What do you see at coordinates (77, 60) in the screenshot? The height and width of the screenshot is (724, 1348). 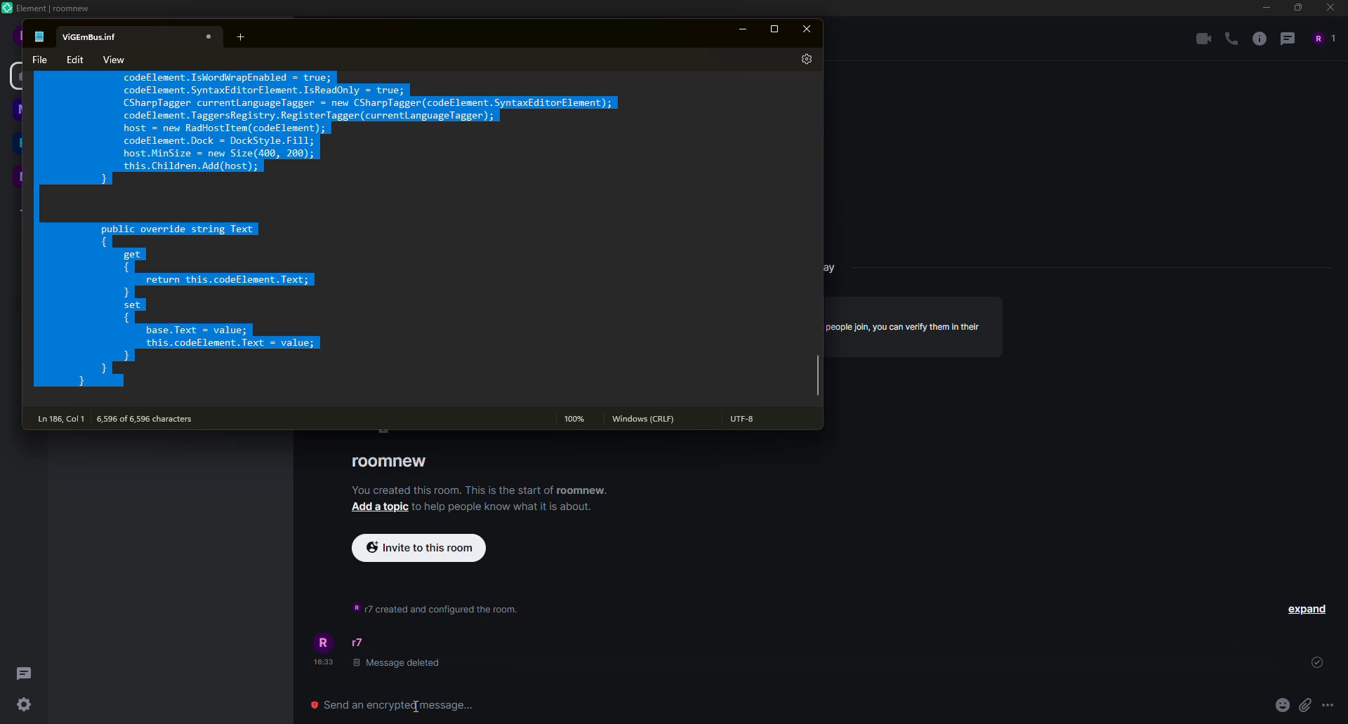 I see `edit` at bounding box center [77, 60].